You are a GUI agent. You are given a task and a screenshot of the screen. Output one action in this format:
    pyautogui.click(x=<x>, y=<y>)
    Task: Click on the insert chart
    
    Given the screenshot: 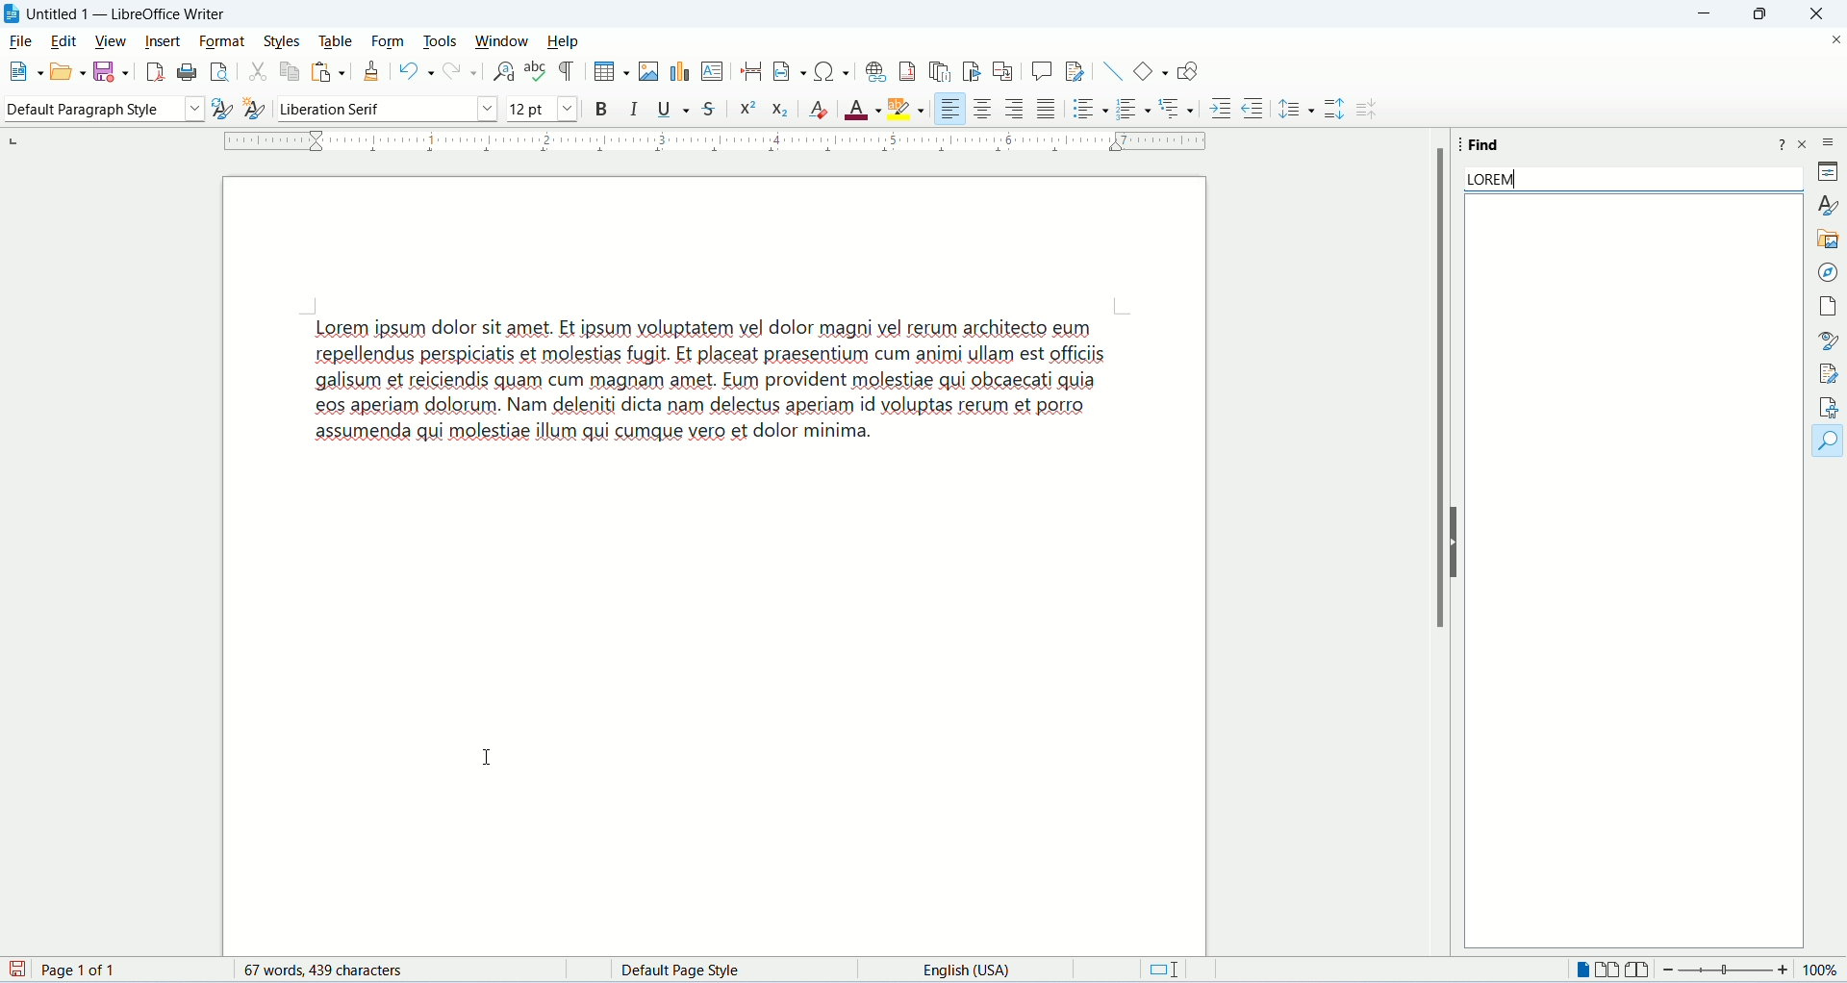 What is the action you would take?
    pyautogui.click(x=679, y=71)
    